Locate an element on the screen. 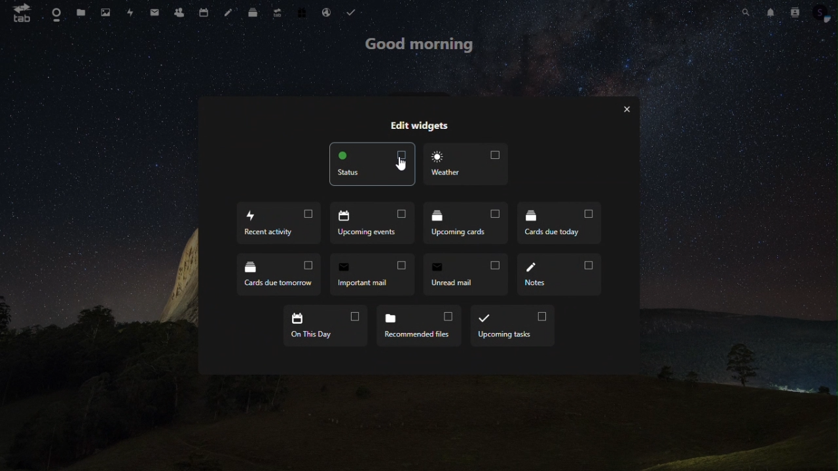  tab is located at coordinates (18, 13).